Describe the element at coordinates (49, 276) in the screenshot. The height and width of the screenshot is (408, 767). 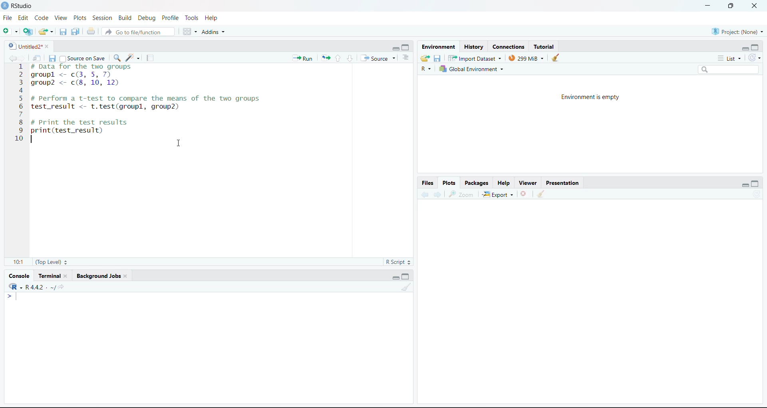
I see `Terminal` at that location.